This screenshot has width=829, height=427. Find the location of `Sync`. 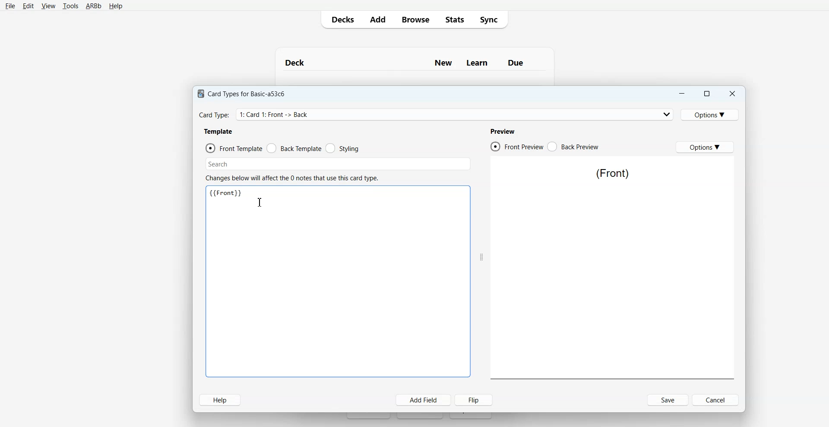

Sync is located at coordinates (491, 19).